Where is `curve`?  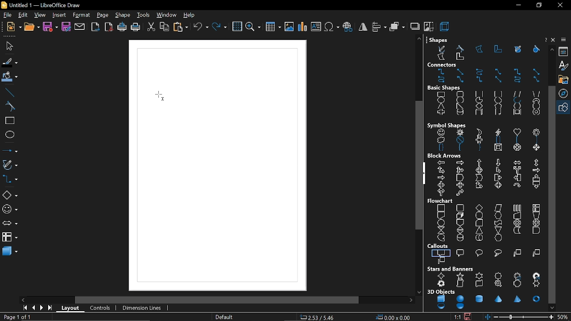
curve is located at coordinates (8, 106).